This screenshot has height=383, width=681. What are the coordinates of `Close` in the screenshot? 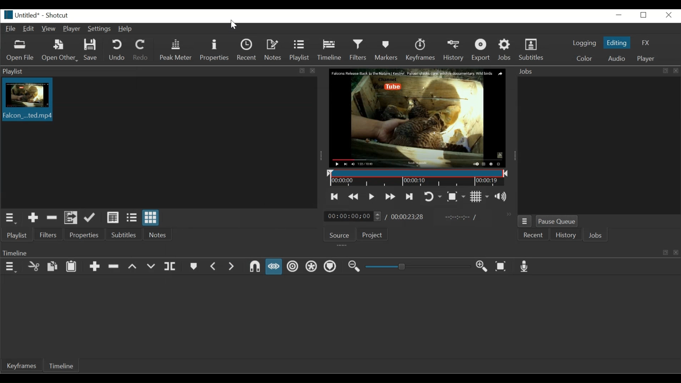 It's located at (667, 15).